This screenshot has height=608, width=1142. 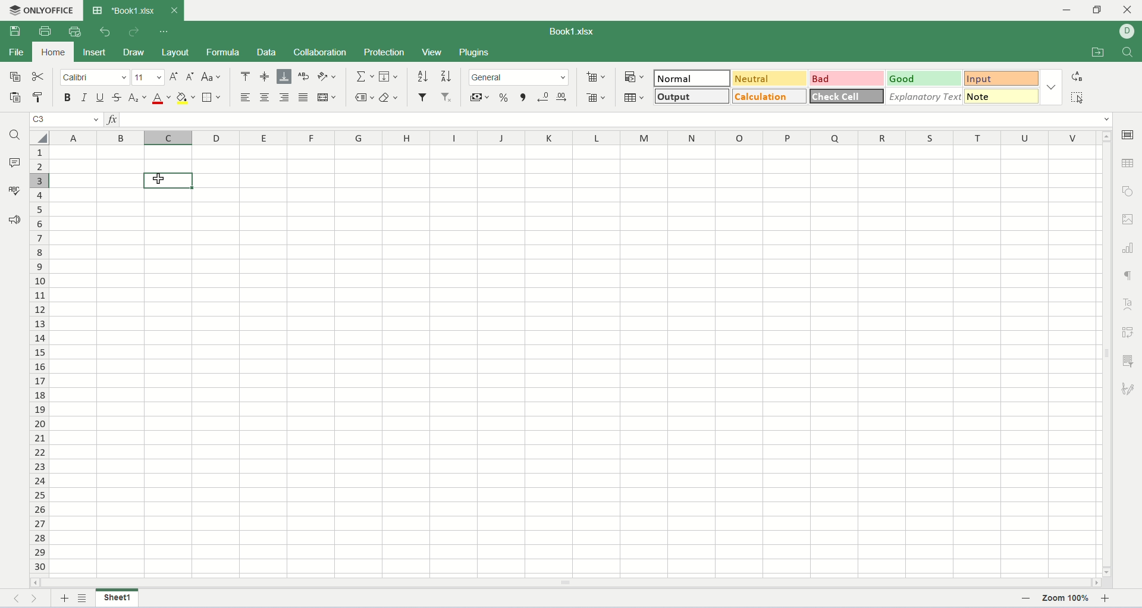 What do you see at coordinates (159, 98) in the screenshot?
I see `font color` at bounding box center [159, 98].